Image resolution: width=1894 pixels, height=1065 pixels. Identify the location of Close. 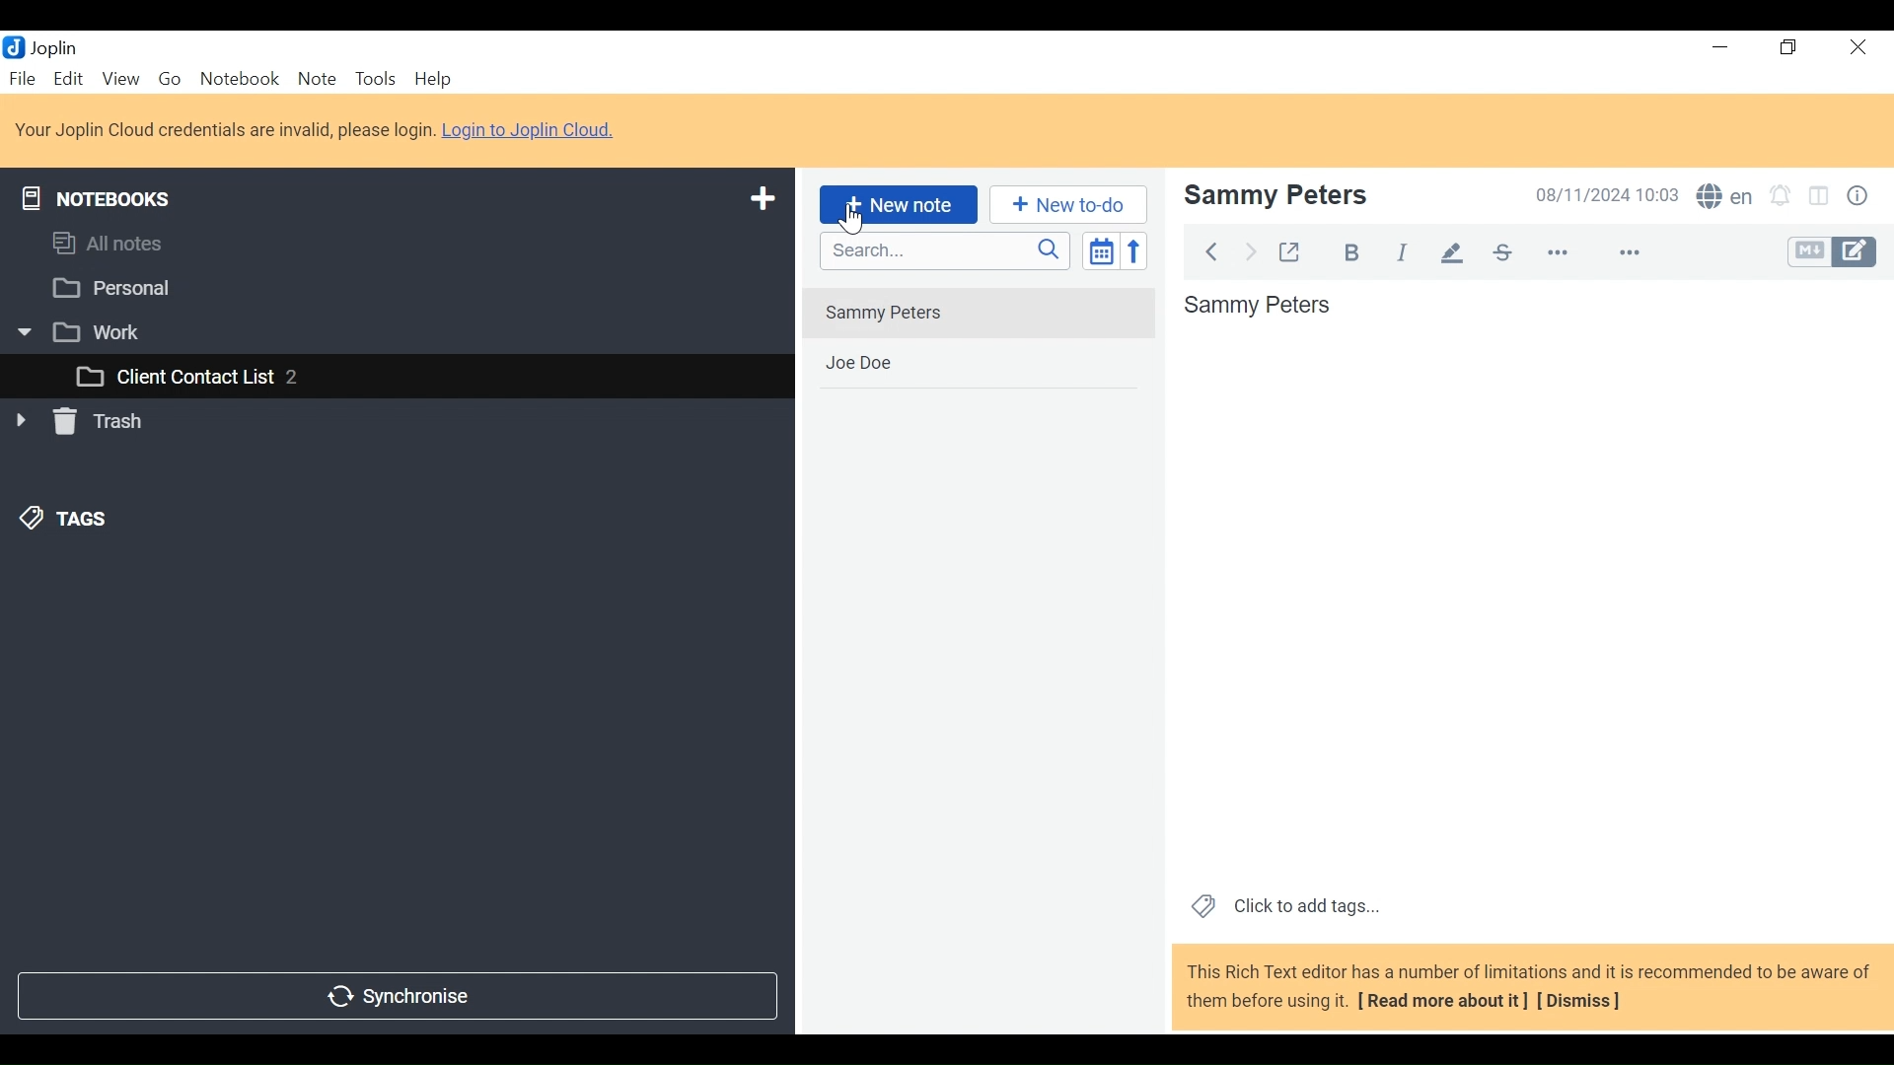
(1861, 47).